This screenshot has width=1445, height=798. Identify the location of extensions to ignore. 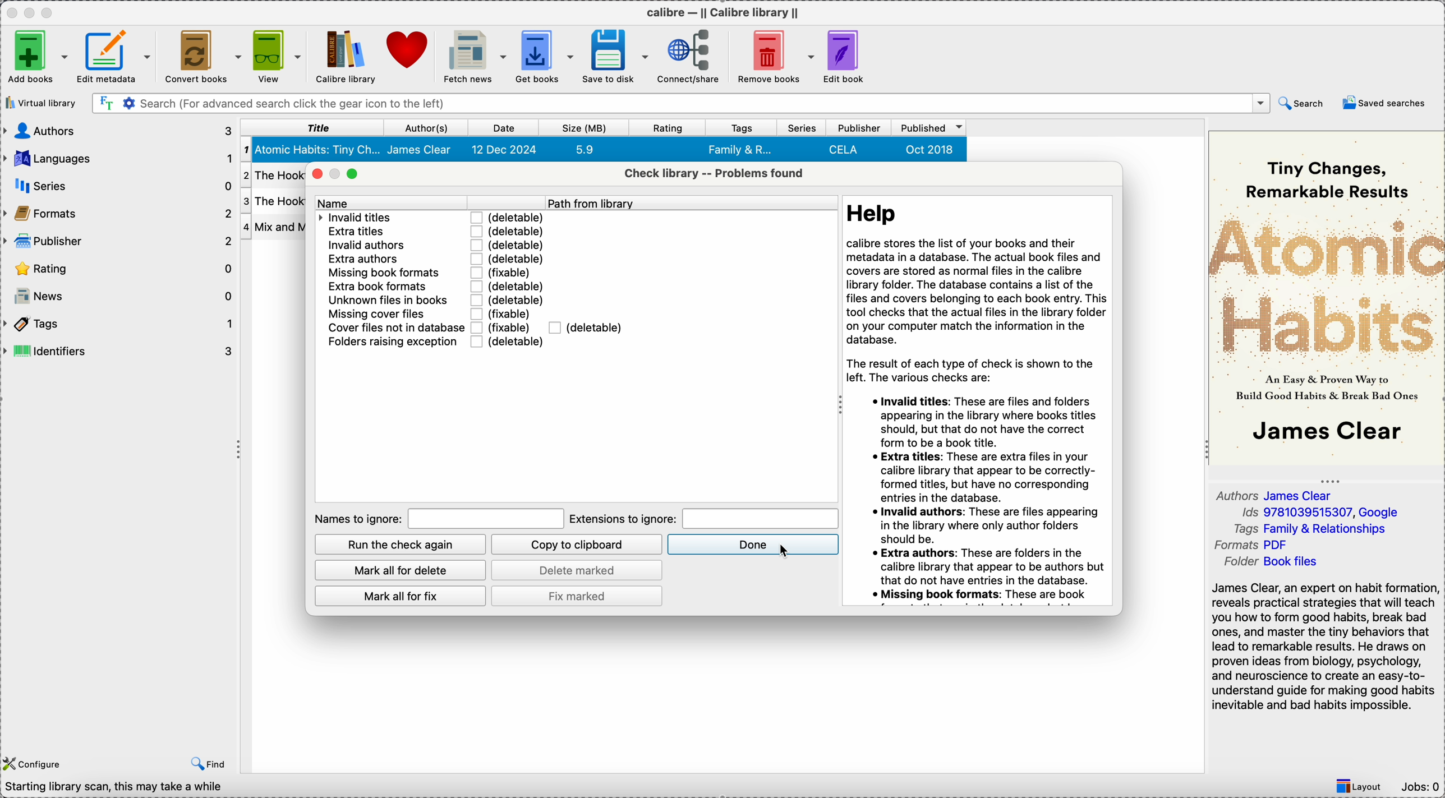
(623, 520).